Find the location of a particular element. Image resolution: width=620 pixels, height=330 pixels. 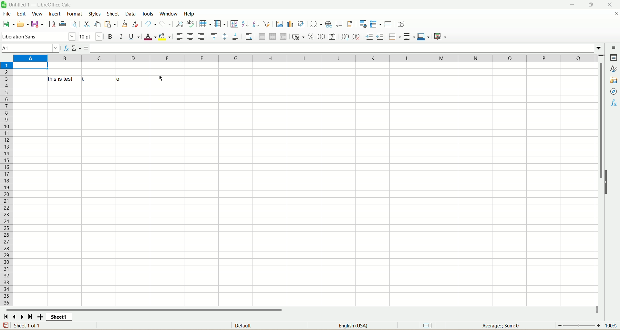

zoom factor is located at coordinates (588, 325).